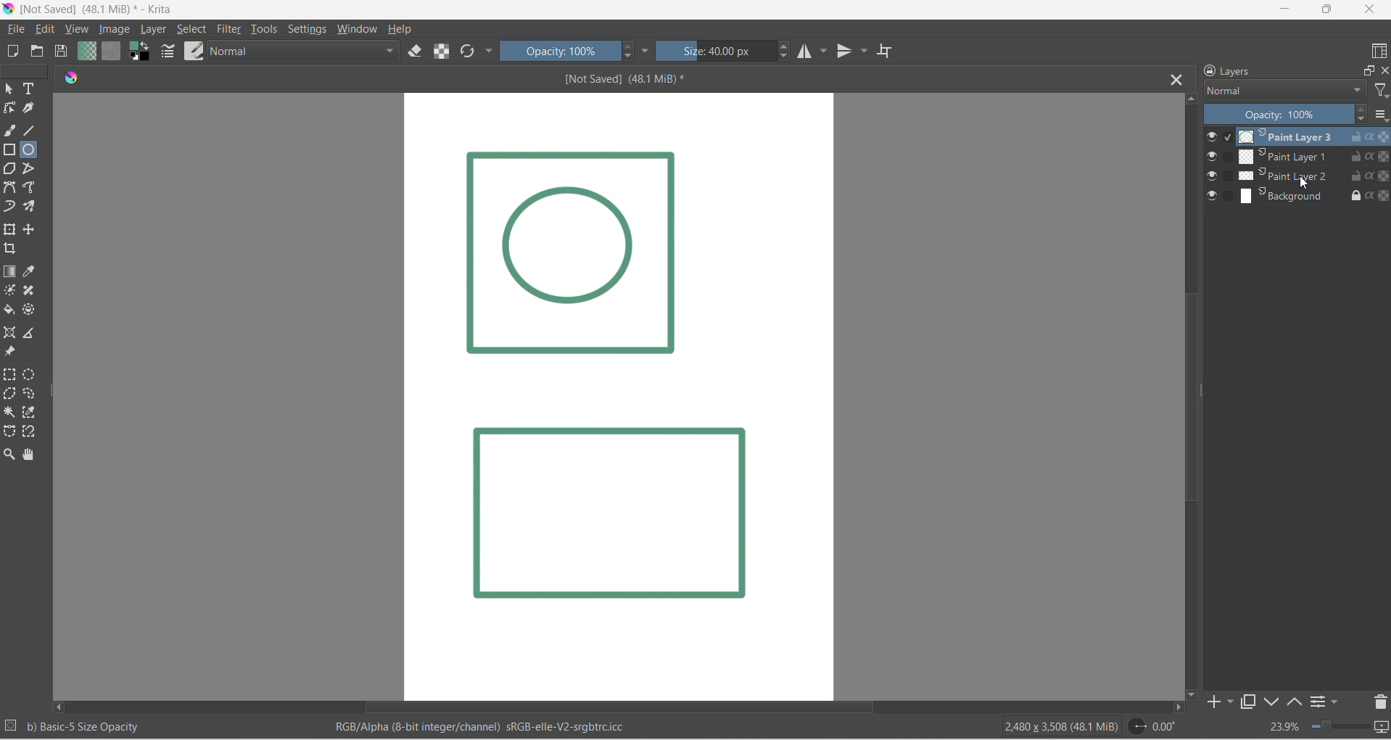 The height and width of the screenshot is (740, 1391). Describe the element at coordinates (12, 311) in the screenshot. I see `fill color` at that location.